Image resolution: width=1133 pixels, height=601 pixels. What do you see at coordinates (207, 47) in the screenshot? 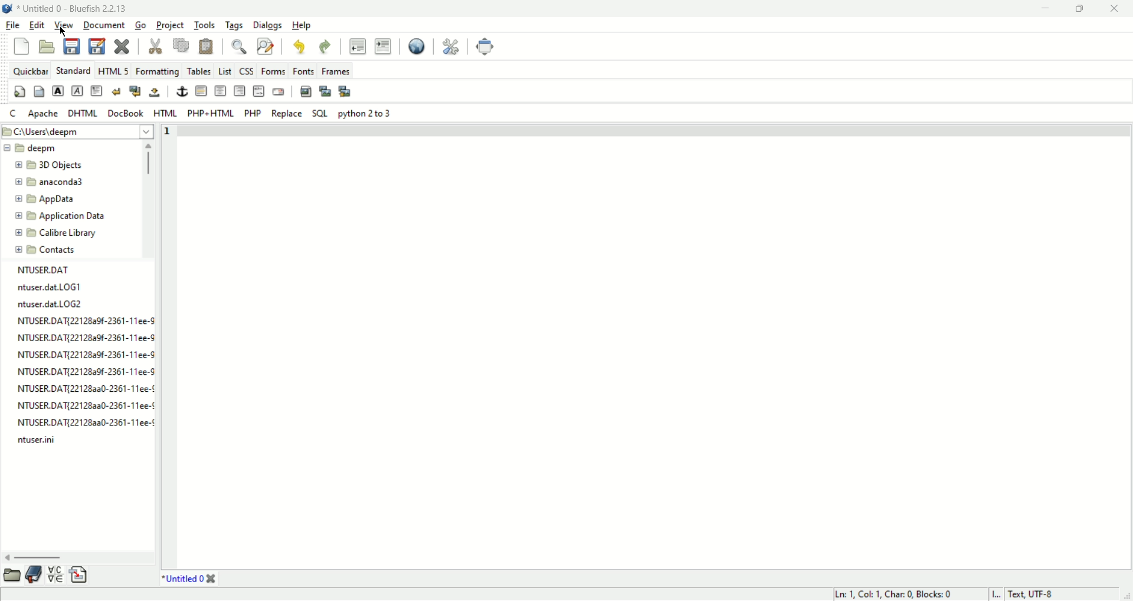
I see `paste` at bounding box center [207, 47].